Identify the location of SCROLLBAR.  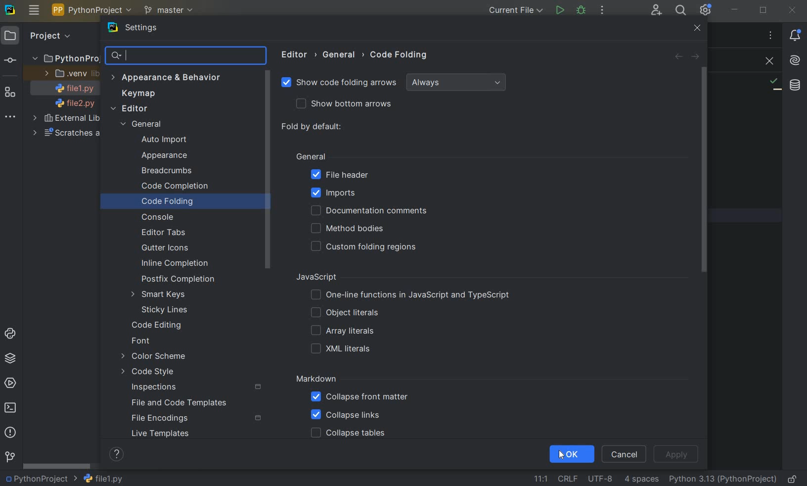
(57, 467).